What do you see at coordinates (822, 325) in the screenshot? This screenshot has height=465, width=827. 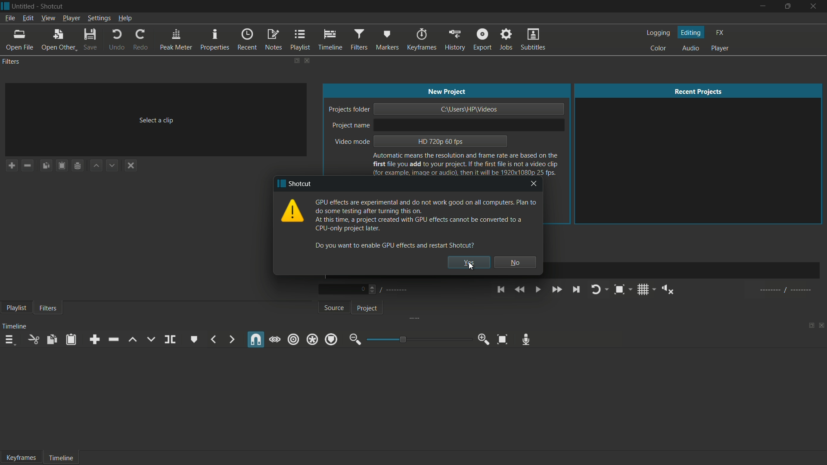 I see `close timeline` at bounding box center [822, 325].